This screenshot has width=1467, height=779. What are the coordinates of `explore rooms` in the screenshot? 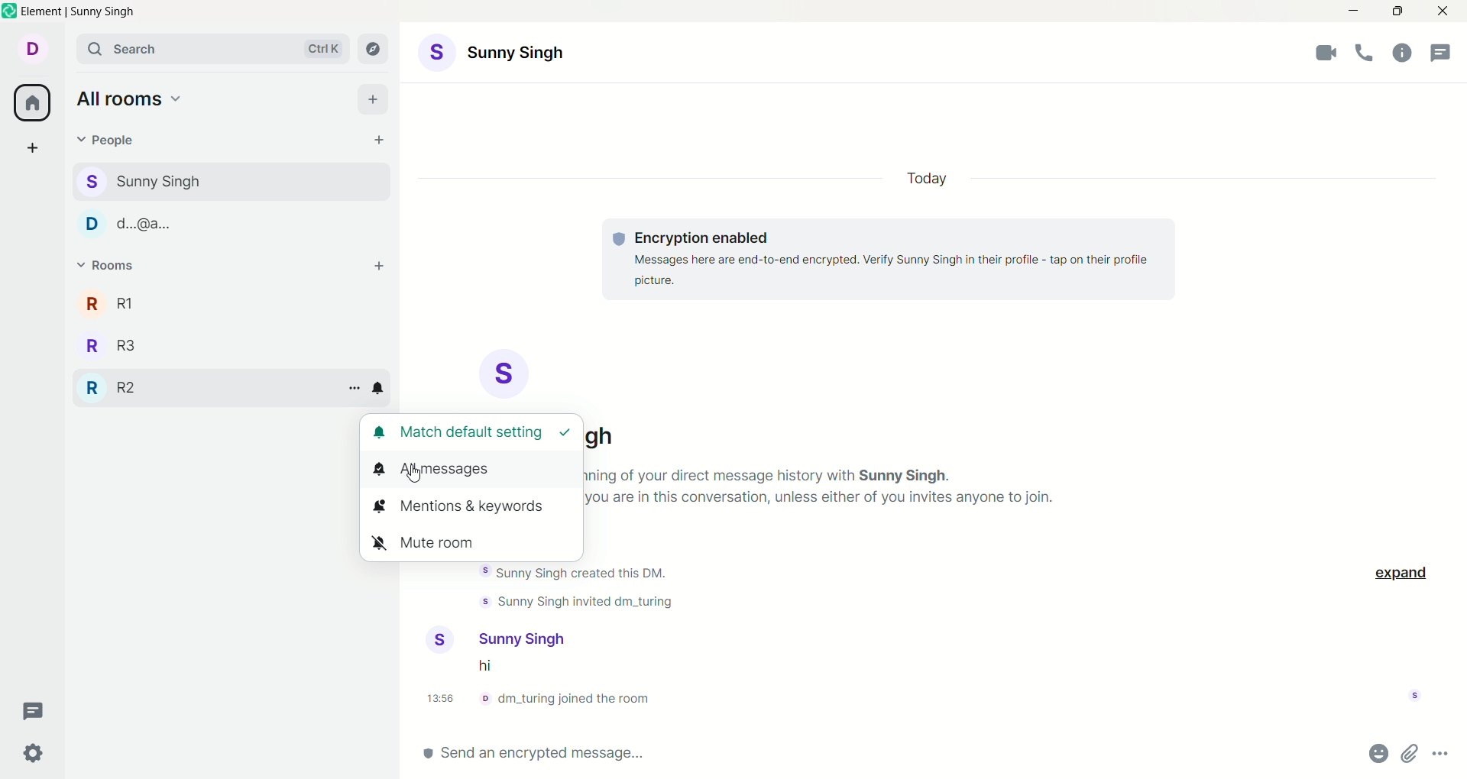 It's located at (377, 48).